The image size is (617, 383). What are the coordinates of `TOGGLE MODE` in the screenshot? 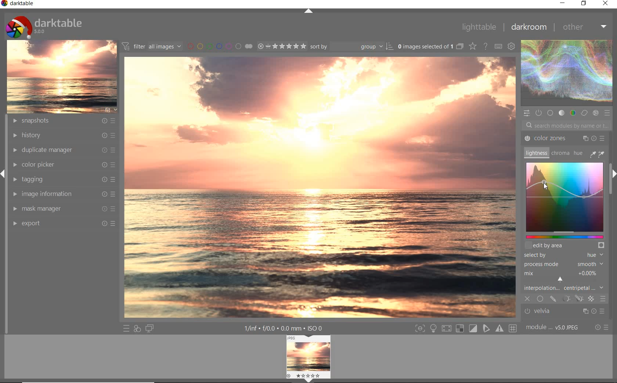 It's located at (466, 328).